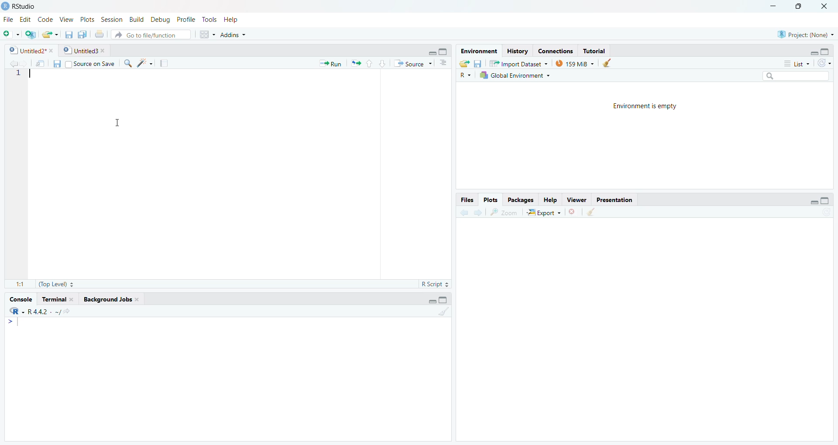 This screenshot has height=445, width=838. What do you see at coordinates (233, 34) in the screenshot?
I see `addins` at bounding box center [233, 34].